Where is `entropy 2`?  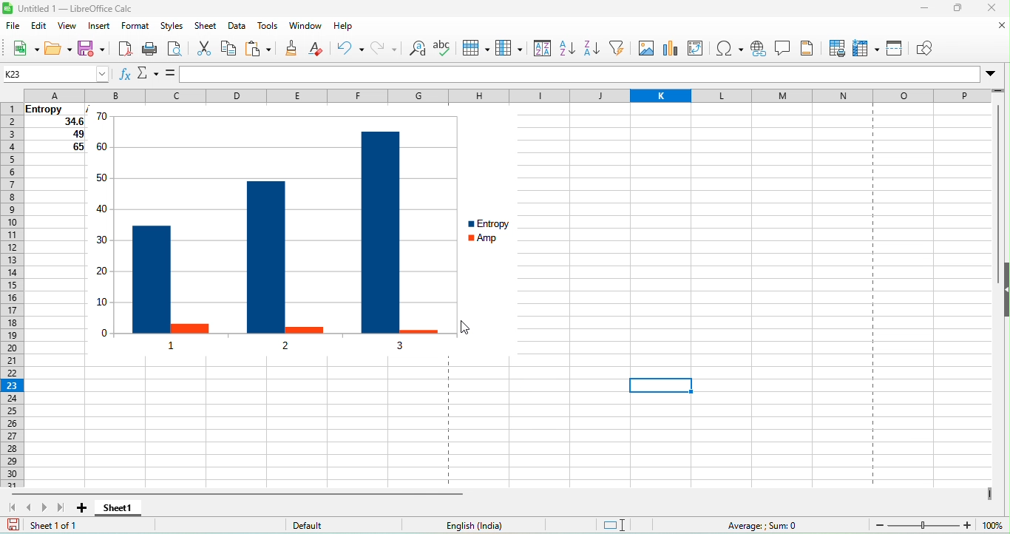 entropy 2 is located at coordinates (265, 257).